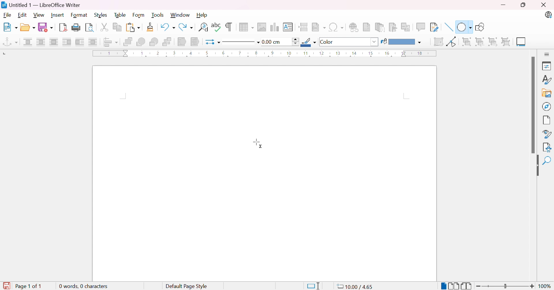 The height and width of the screenshot is (290, 554). I want to click on Toggle point edit mode, so click(452, 42).